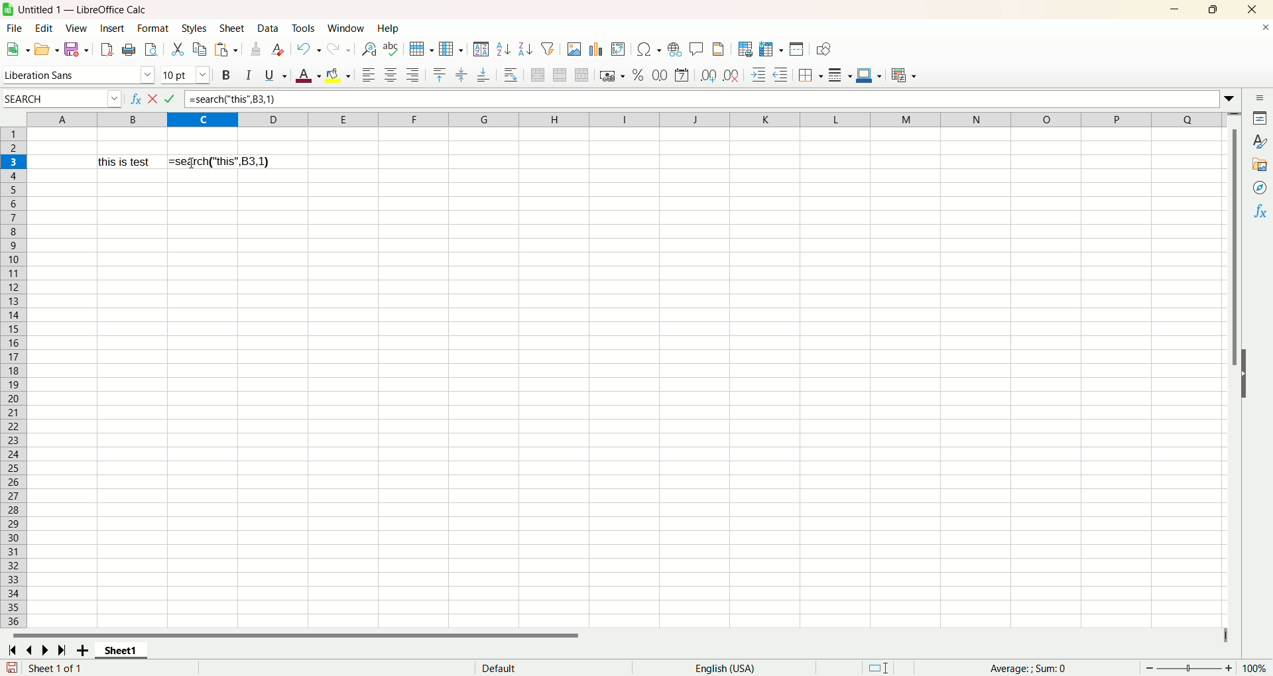 The width and height of the screenshot is (1273, 676). What do you see at coordinates (907, 76) in the screenshot?
I see `conditional formatting` at bounding box center [907, 76].